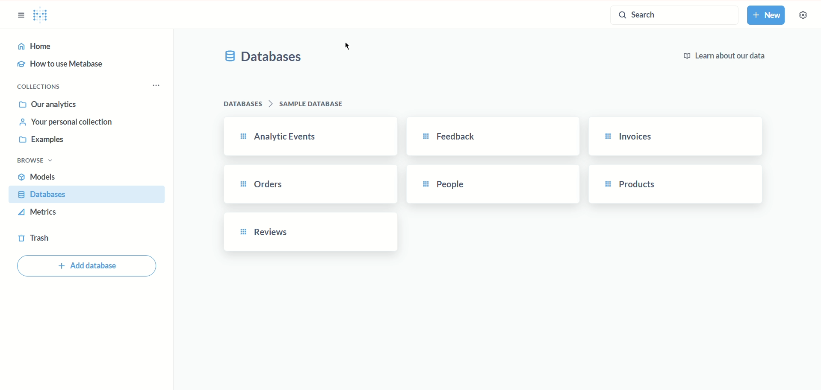  What do you see at coordinates (86, 194) in the screenshot?
I see `database` at bounding box center [86, 194].